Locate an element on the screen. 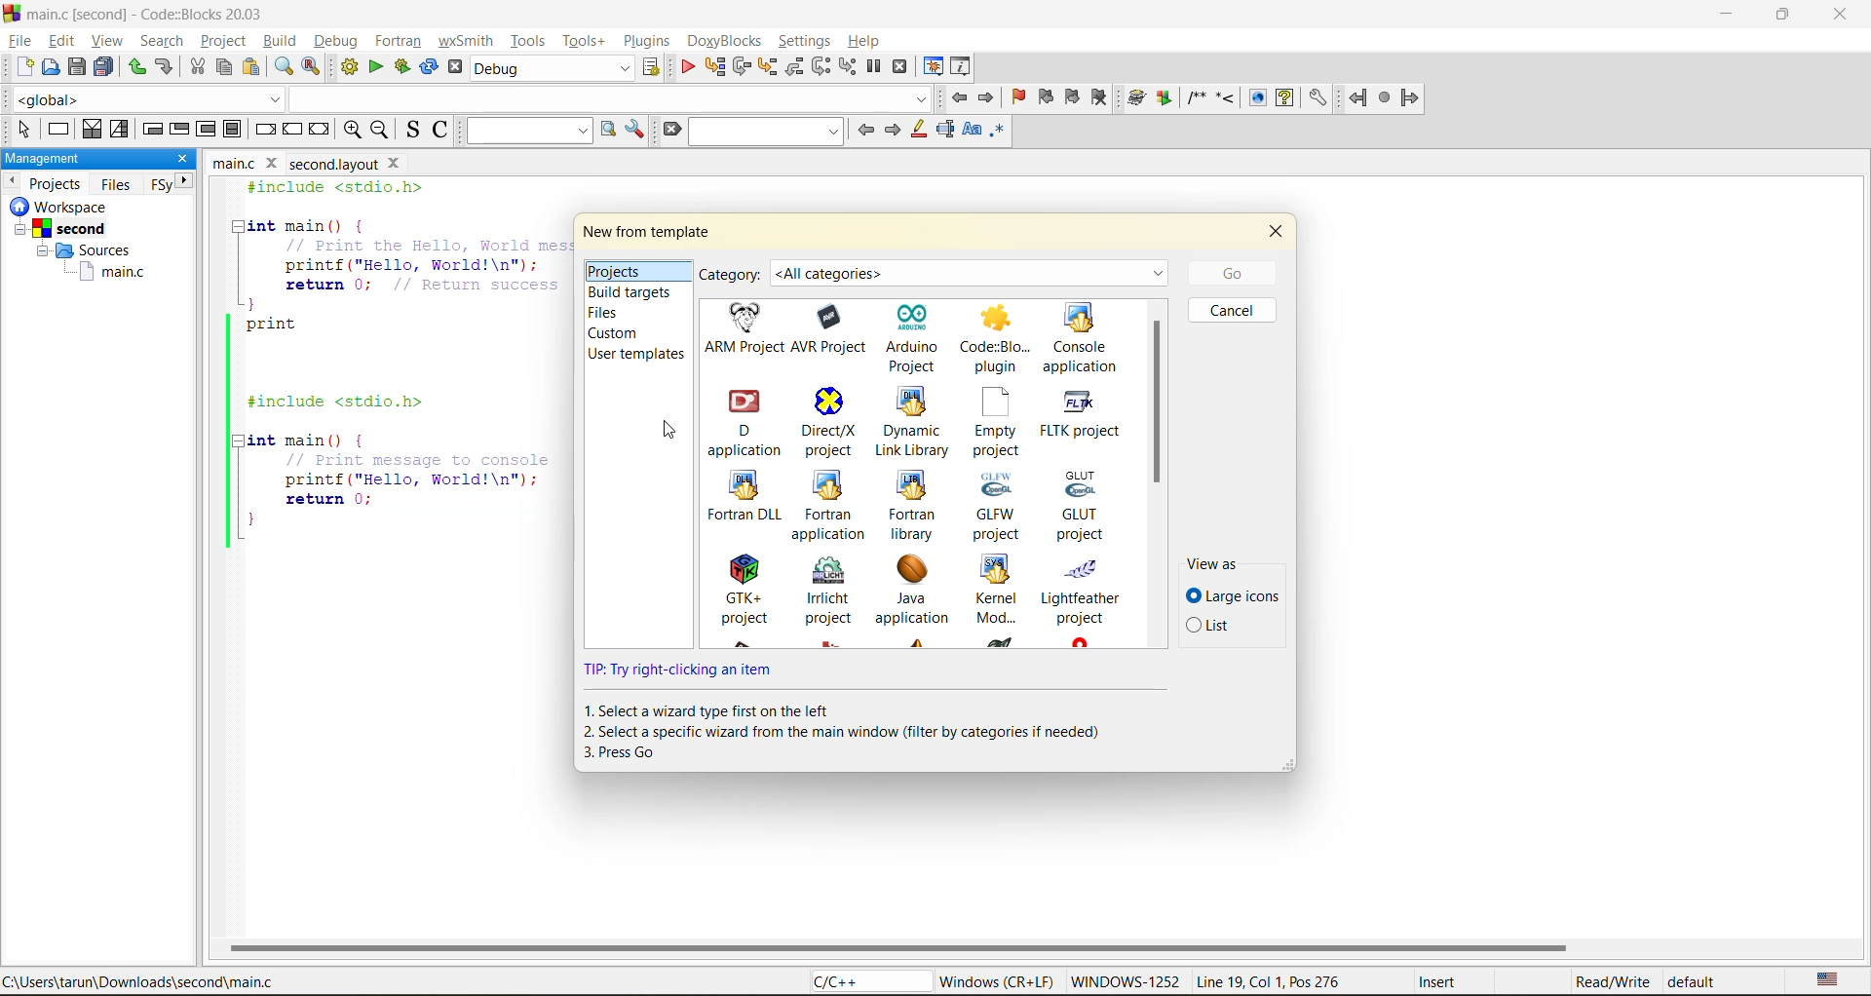 This screenshot has height=996, width=1871. zoom out is located at coordinates (380, 131).